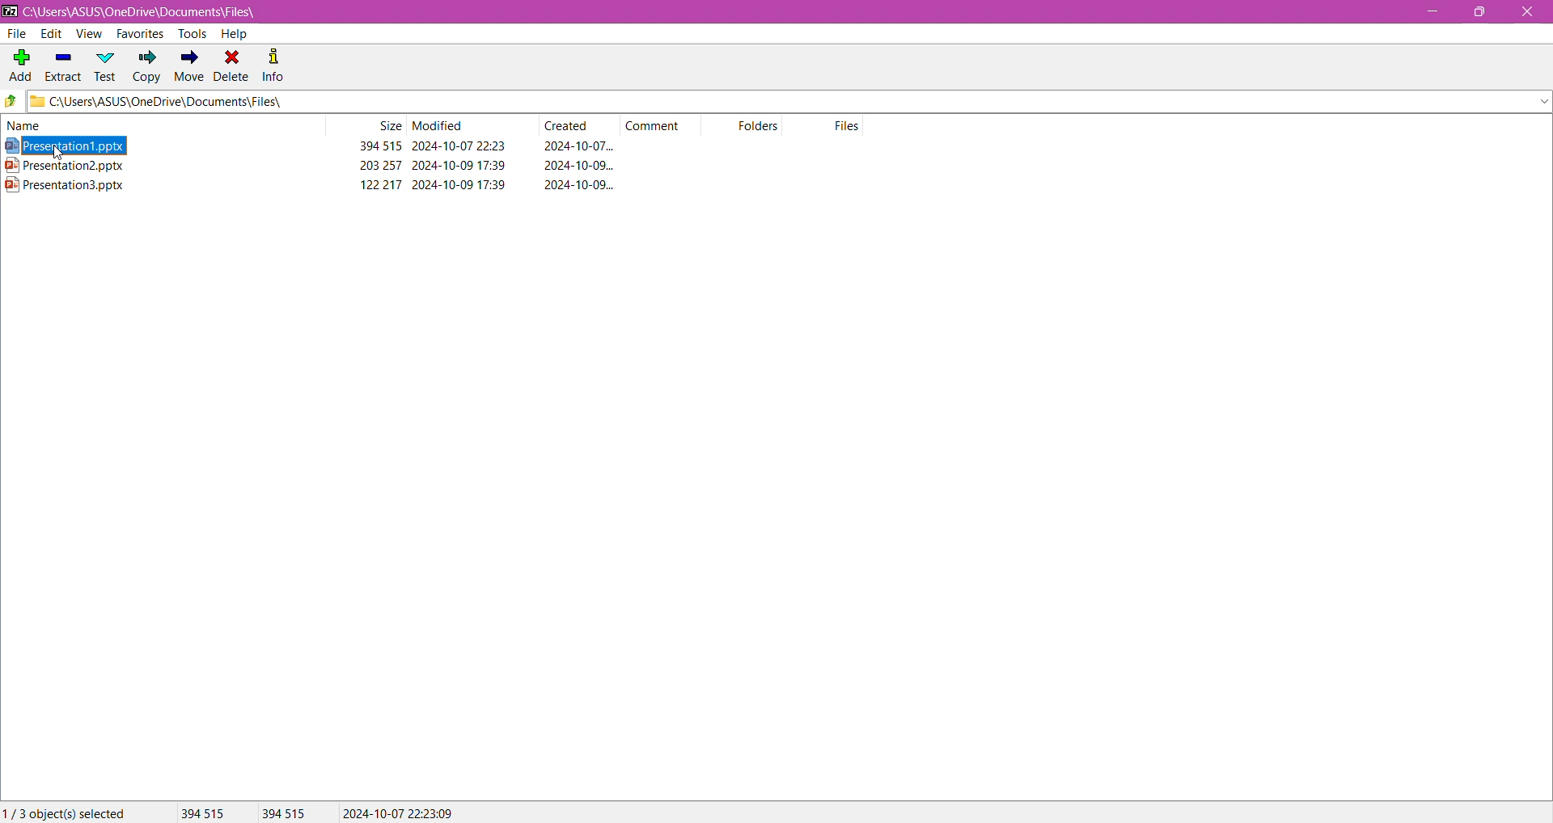 The height and width of the screenshot is (823, 1553). I want to click on C\Users\ASUS\OneDrive\Documents\Files\, so click(185, 103).